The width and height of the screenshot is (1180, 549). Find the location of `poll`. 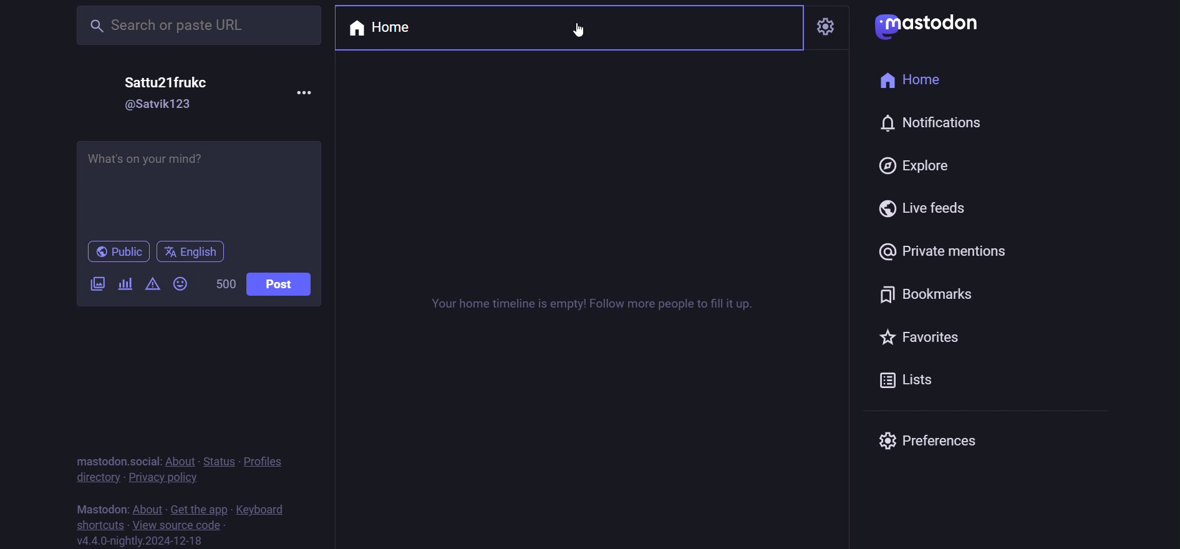

poll is located at coordinates (126, 283).